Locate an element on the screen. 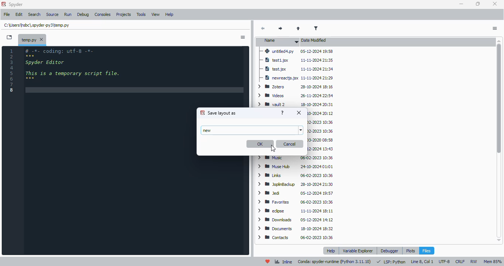 This screenshot has width=504, height=266. vault 2 is located at coordinates (296, 104).